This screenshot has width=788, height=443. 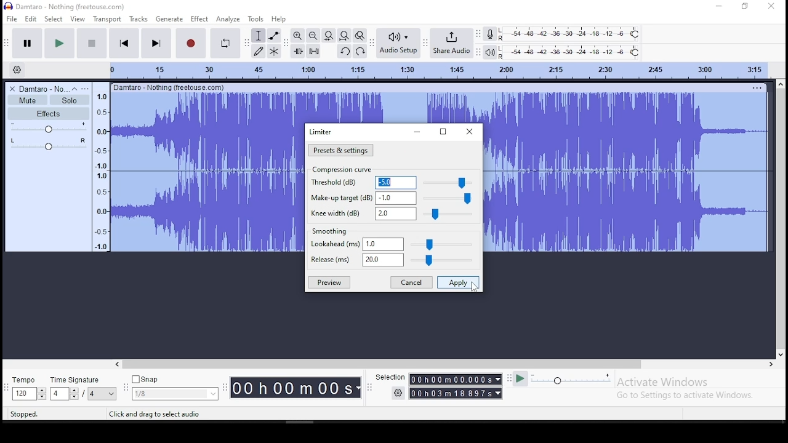 What do you see at coordinates (274, 36) in the screenshot?
I see `envelope tool` at bounding box center [274, 36].